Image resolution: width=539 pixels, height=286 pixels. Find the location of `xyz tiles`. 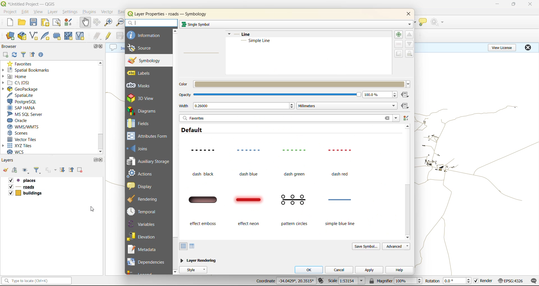

xyz tiles is located at coordinates (23, 146).